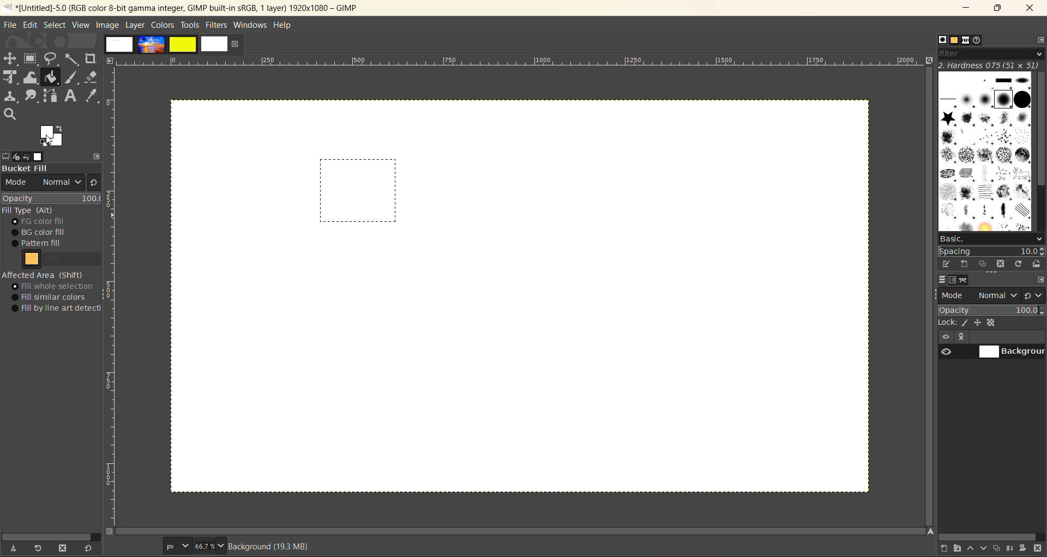  I want to click on configure, so click(1040, 281).